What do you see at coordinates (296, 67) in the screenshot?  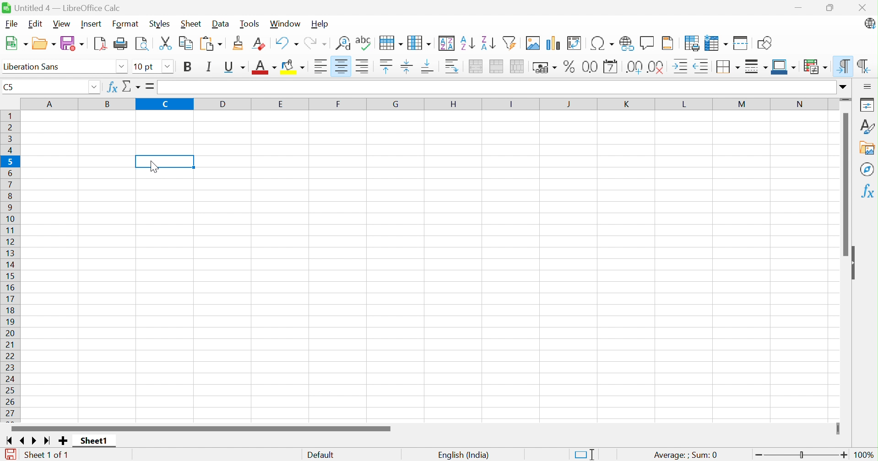 I see `Background Color` at bounding box center [296, 67].